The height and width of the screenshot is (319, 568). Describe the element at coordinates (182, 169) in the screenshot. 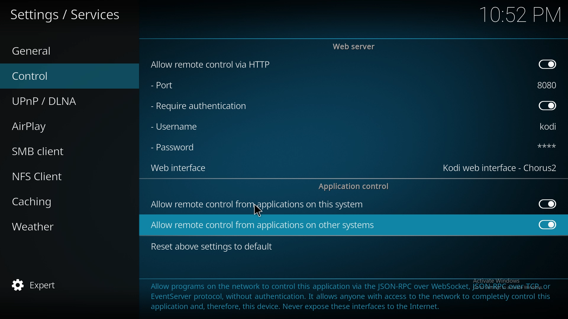

I see `web interface` at that location.